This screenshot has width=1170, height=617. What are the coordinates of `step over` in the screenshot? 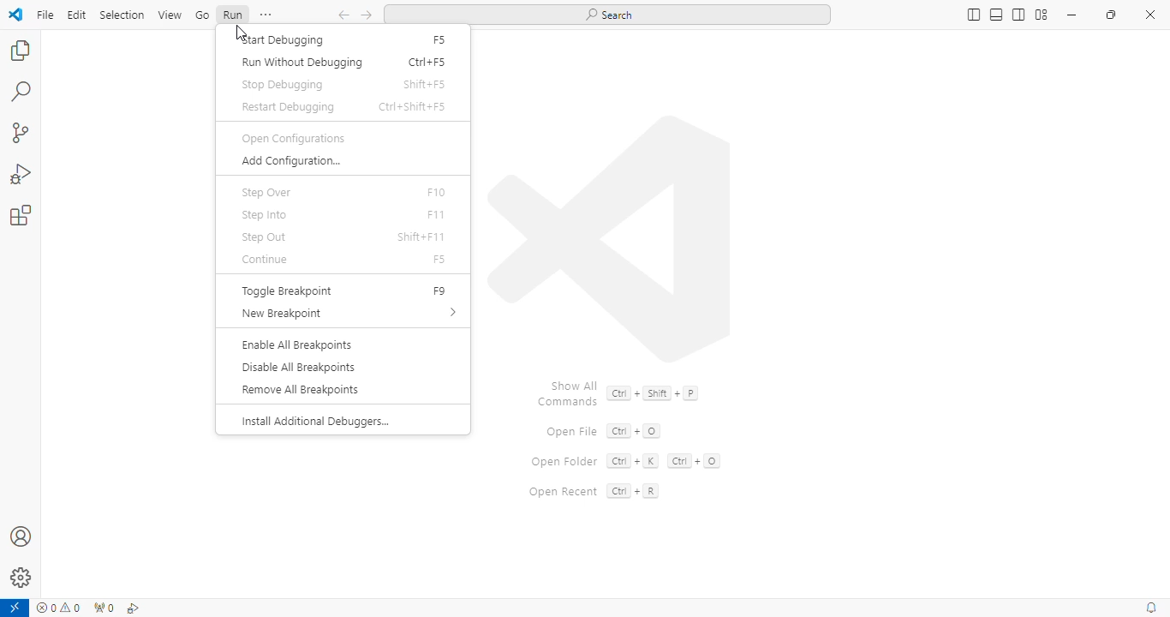 It's located at (266, 192).